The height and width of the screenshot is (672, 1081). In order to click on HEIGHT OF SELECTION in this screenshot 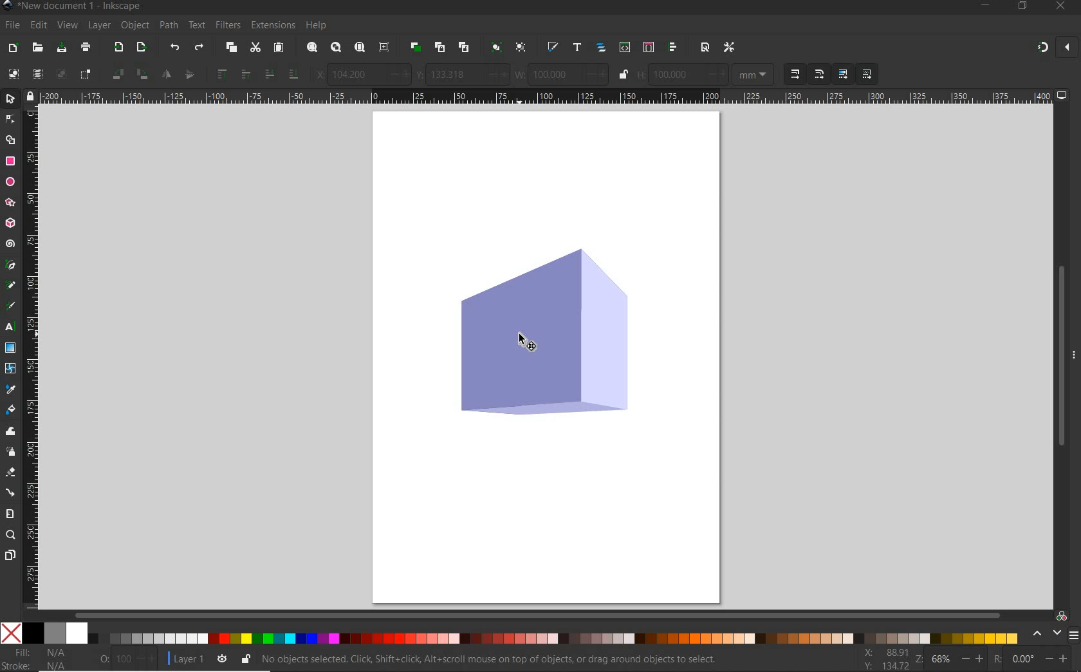, I will do `click(641, 74)`.